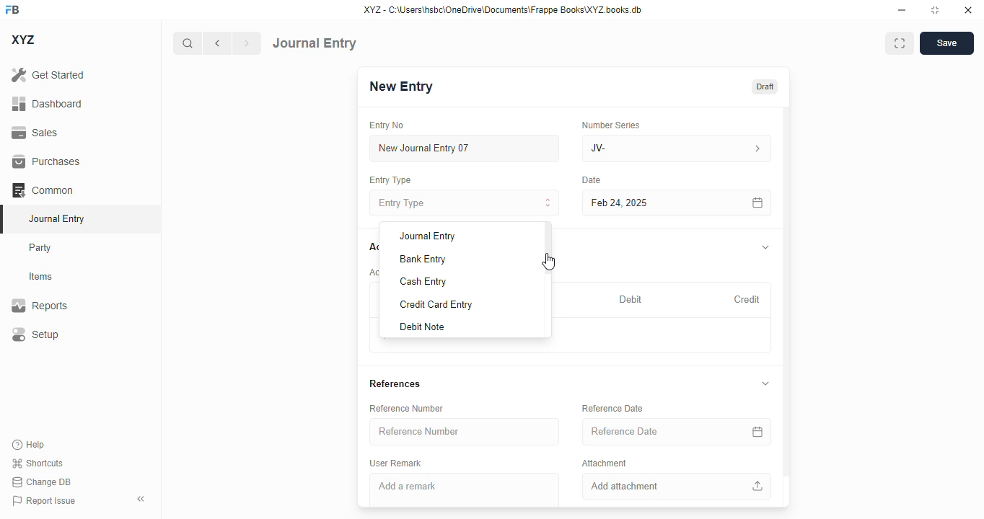 The image size is (984, 519). What do you see at coordinates (142, 499) in the screenshot?
I see `toggle sidebar` at bounding box center [142, 499].